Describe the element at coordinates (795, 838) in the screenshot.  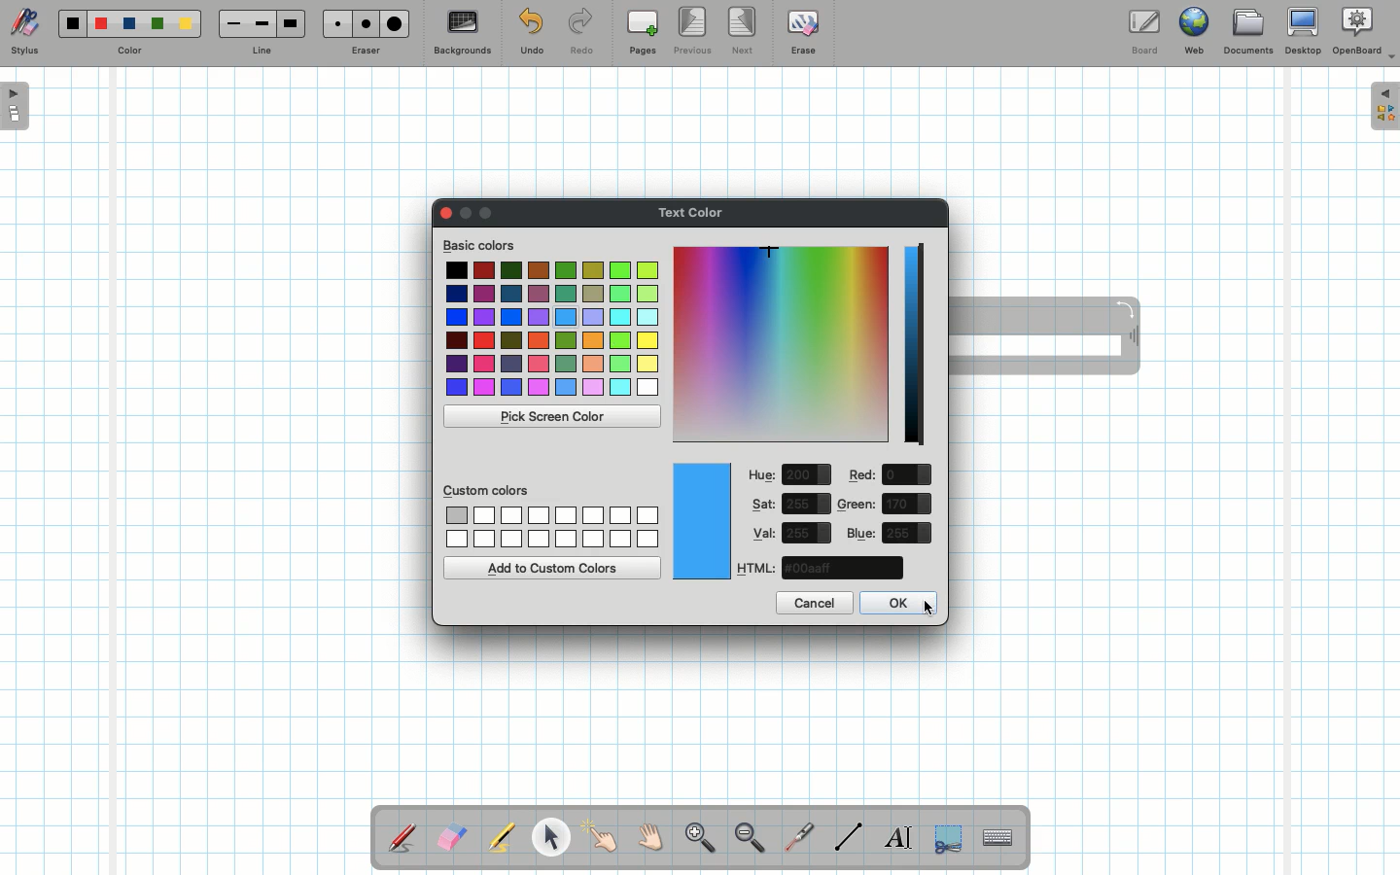
I see `Laser pointer` at that location.